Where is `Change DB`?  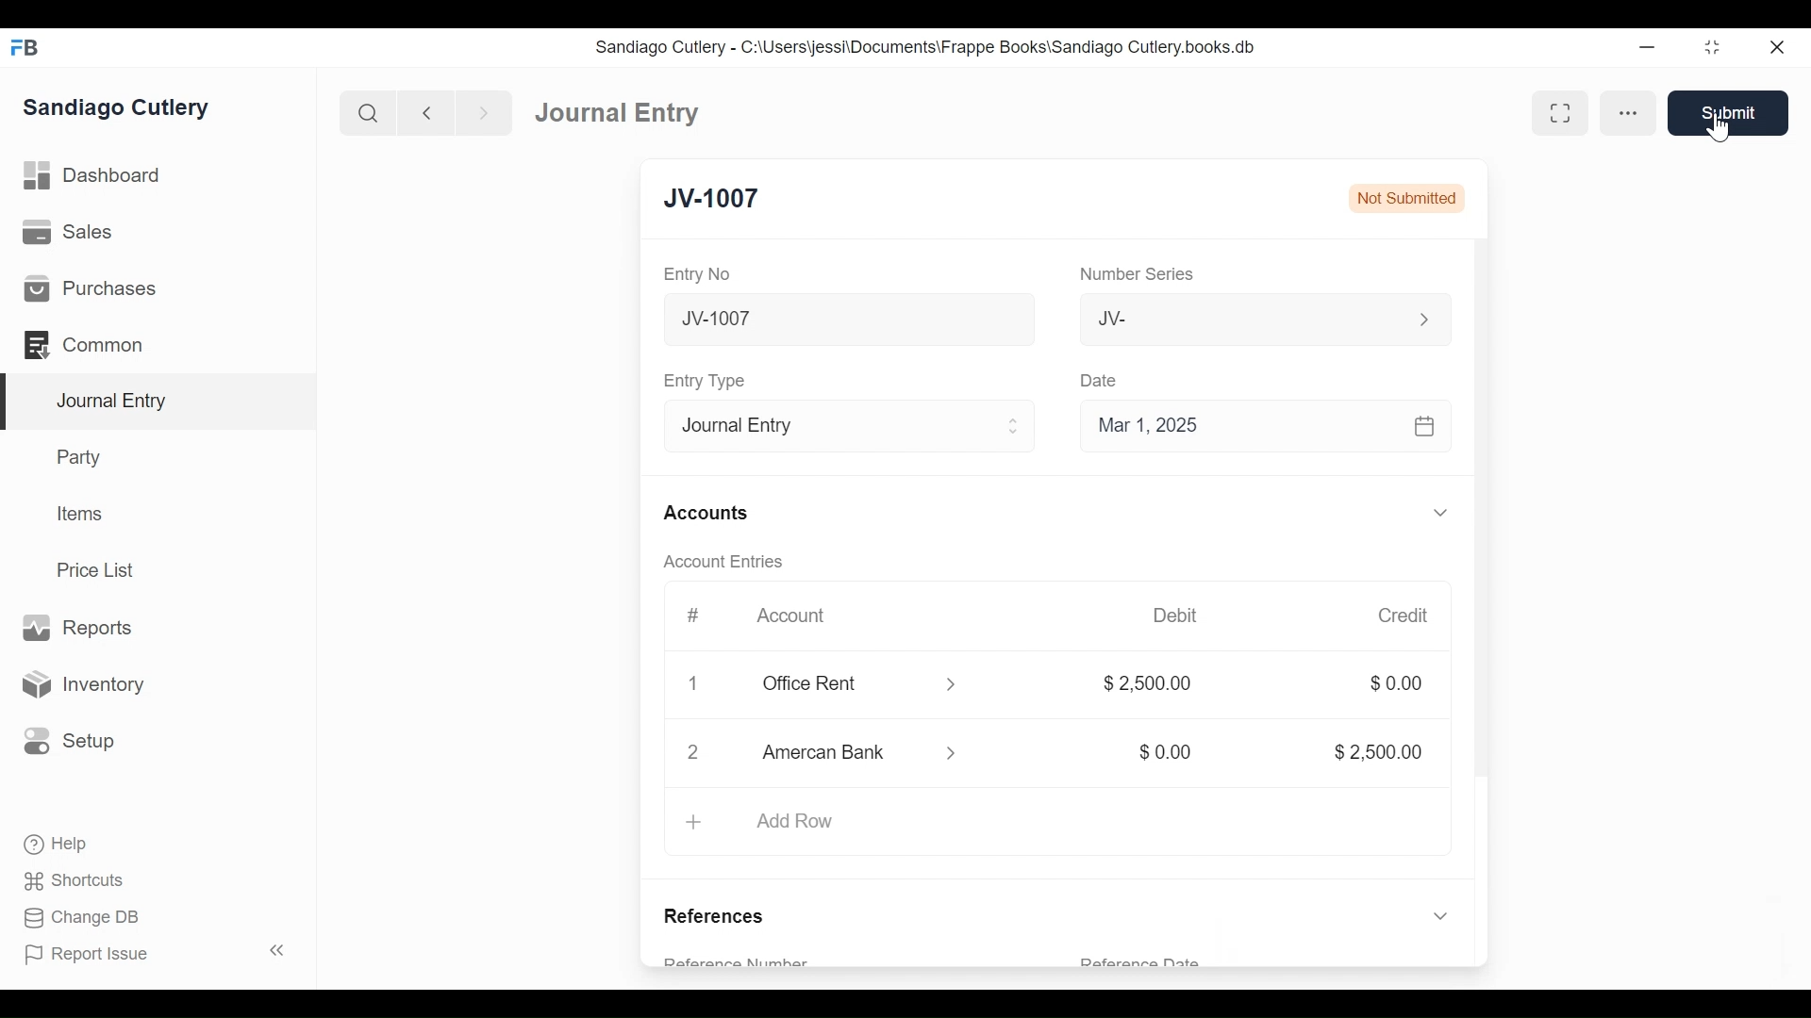
Change DB is located at coordinates (74, 919).